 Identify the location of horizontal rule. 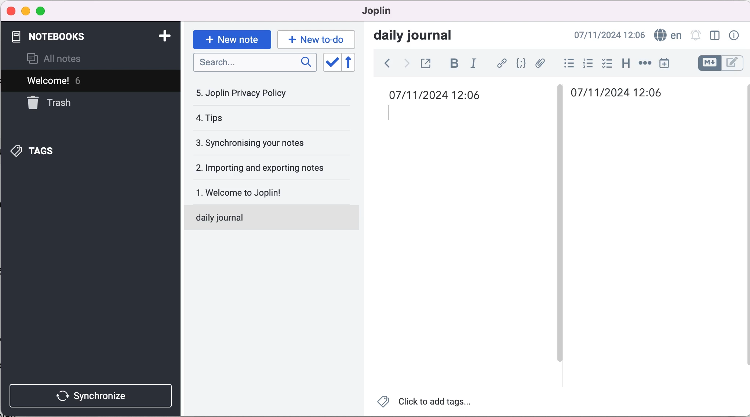
(644, 63).